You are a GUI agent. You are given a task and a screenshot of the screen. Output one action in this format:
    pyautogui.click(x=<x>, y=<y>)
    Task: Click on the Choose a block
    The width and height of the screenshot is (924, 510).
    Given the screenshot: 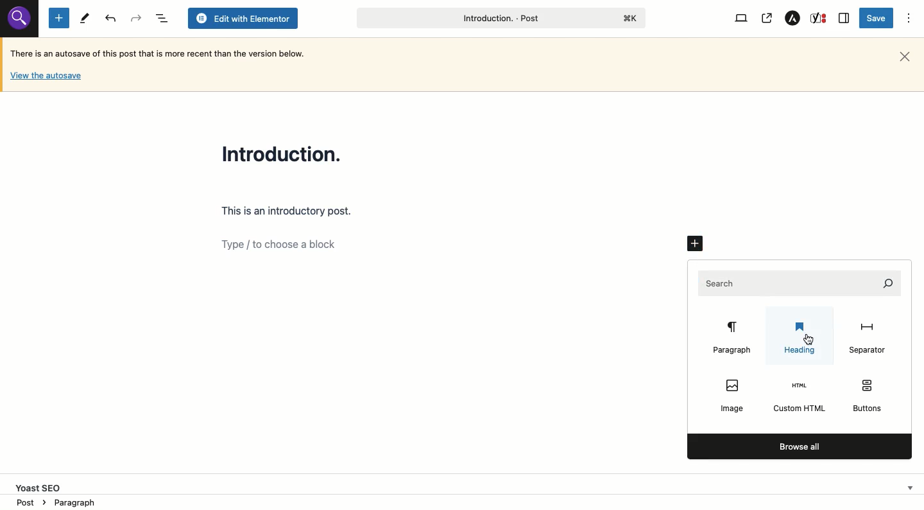 What is the action you would take?
    pyautogui.click(x=449, y=243)
    